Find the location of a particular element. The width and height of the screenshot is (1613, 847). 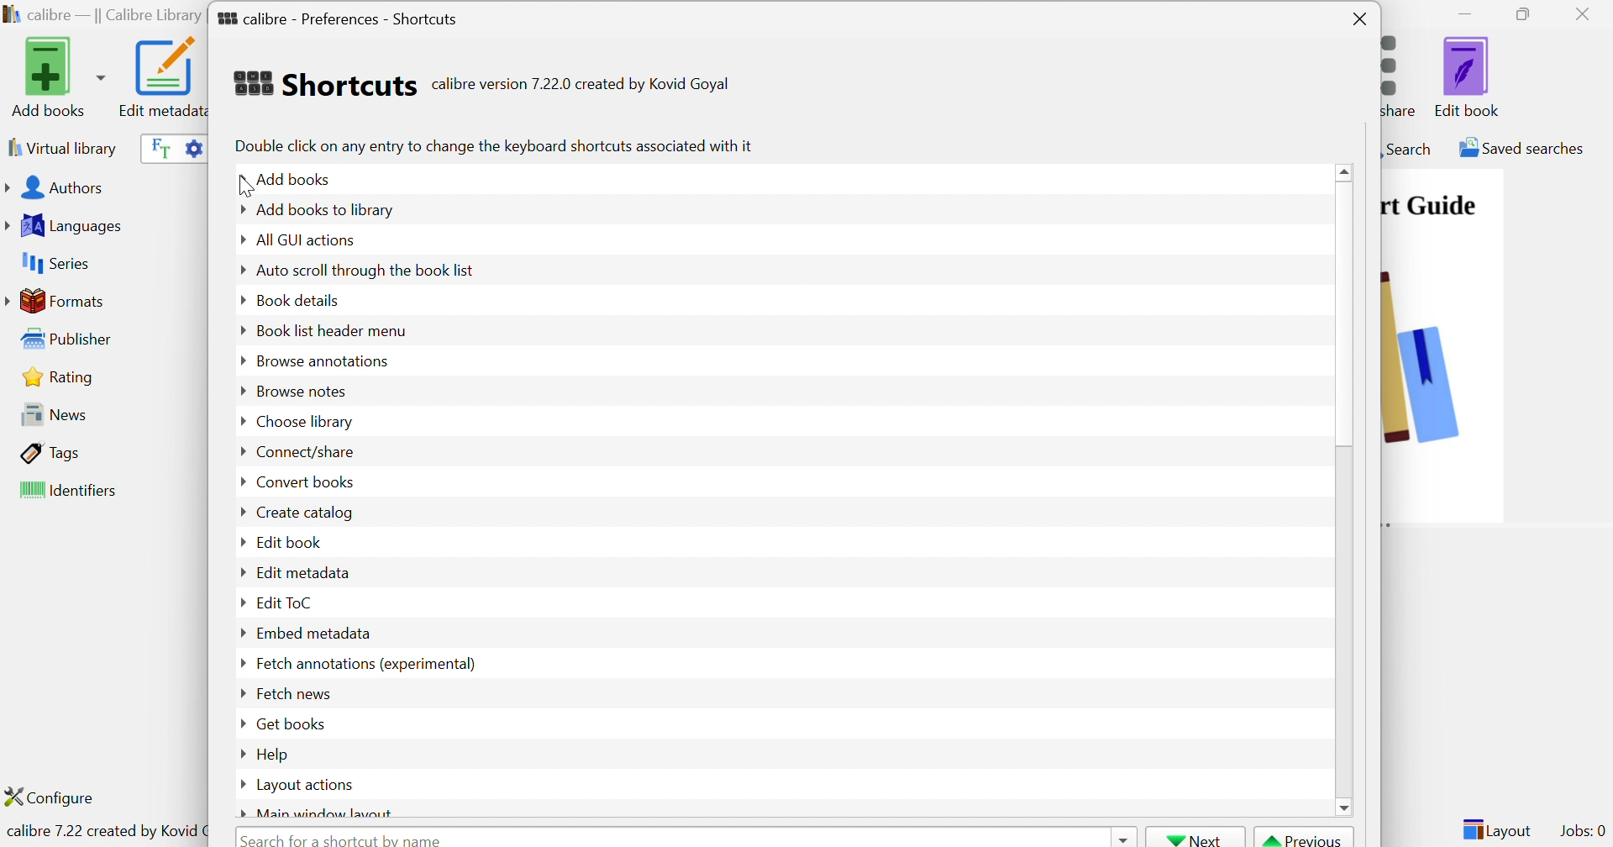

Edit ToC is located at coordinates (286, 602).